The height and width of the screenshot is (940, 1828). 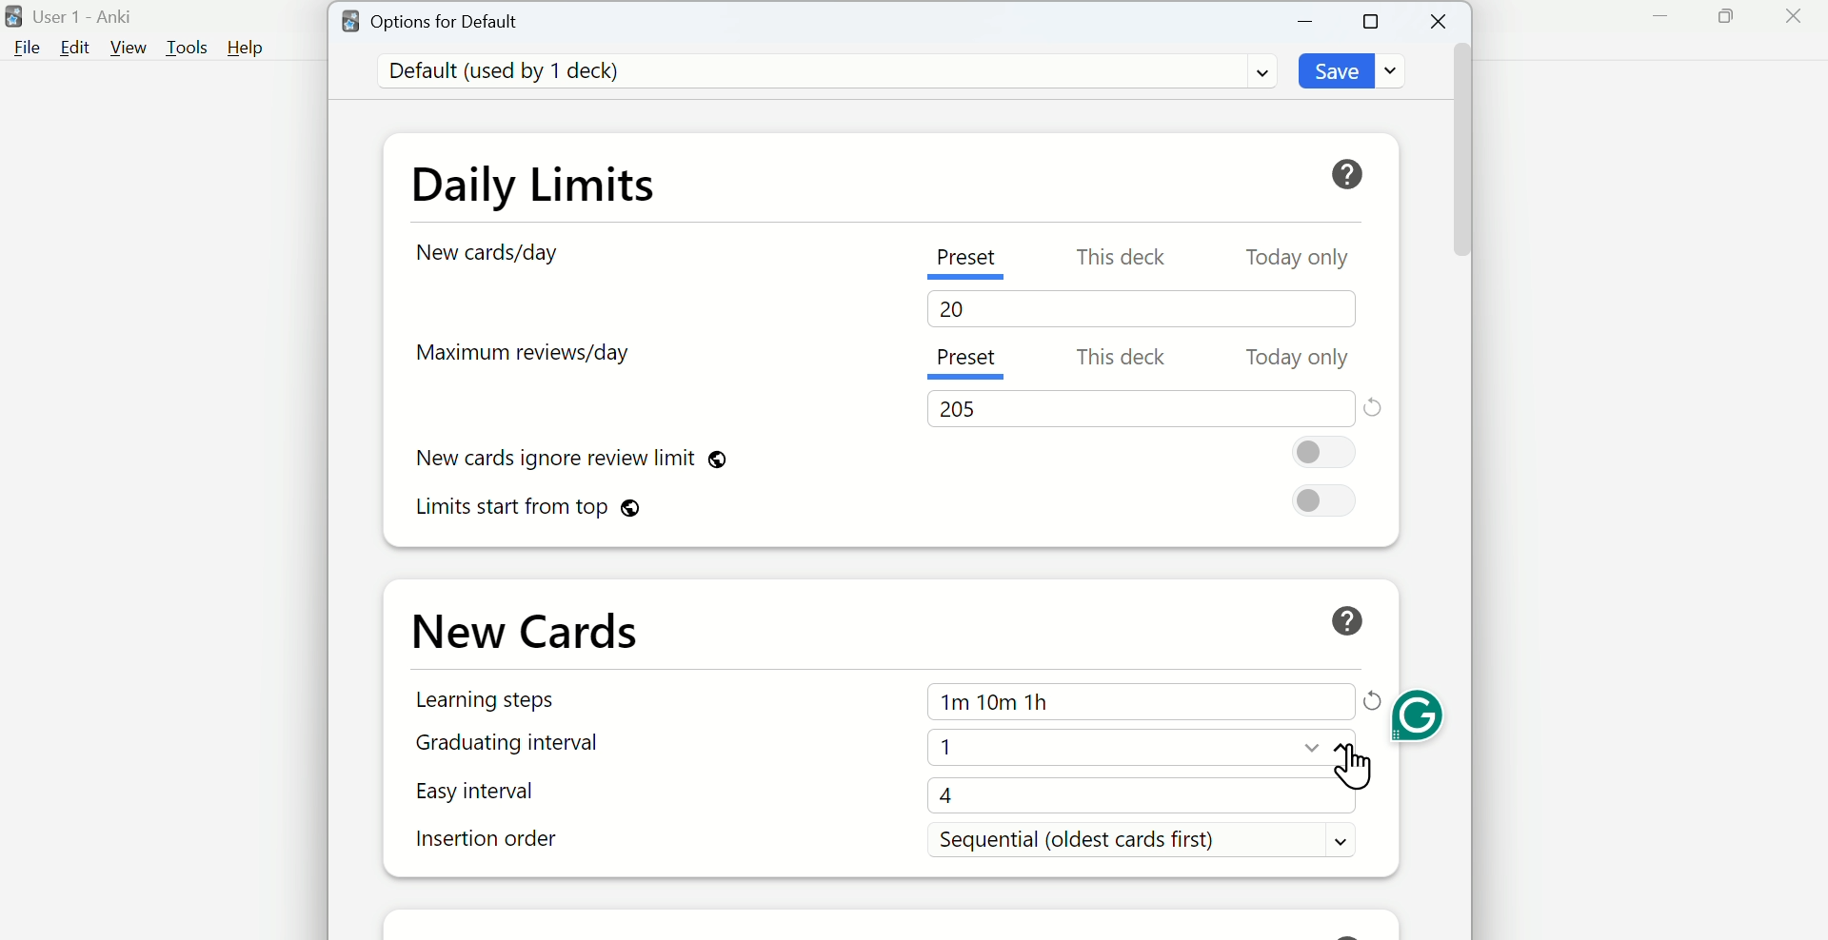 I want to click on Help, so click(x=1345, y=617).